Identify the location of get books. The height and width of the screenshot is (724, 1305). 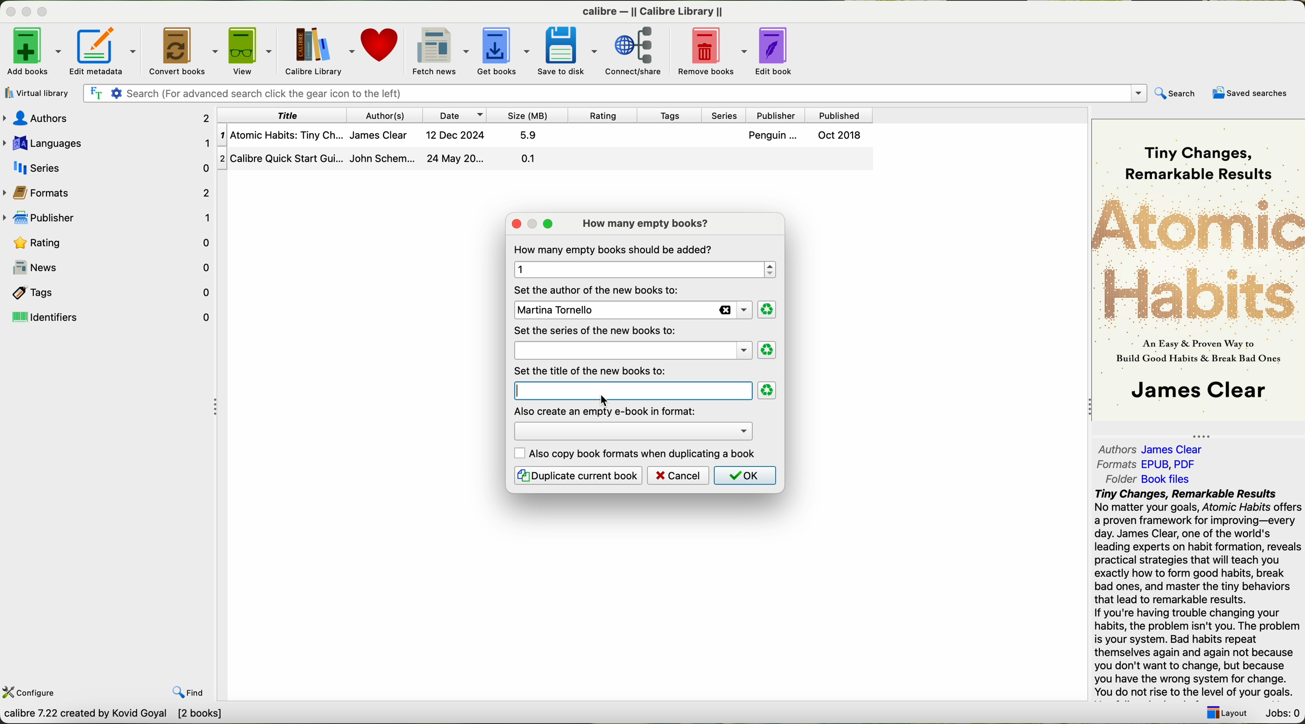
(502, 51).